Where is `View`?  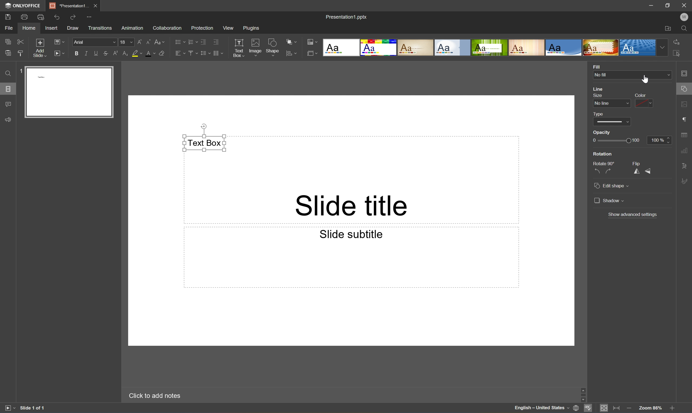
View is located at coordinates (227, 28).